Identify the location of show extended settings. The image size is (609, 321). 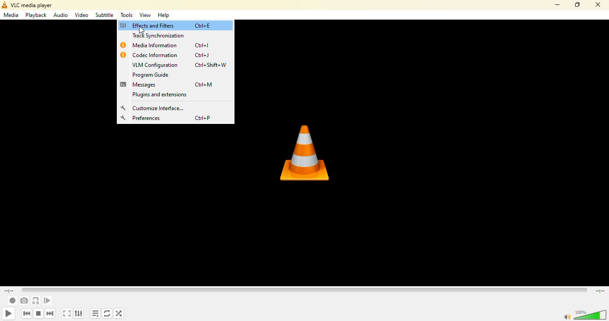
(78, 313).